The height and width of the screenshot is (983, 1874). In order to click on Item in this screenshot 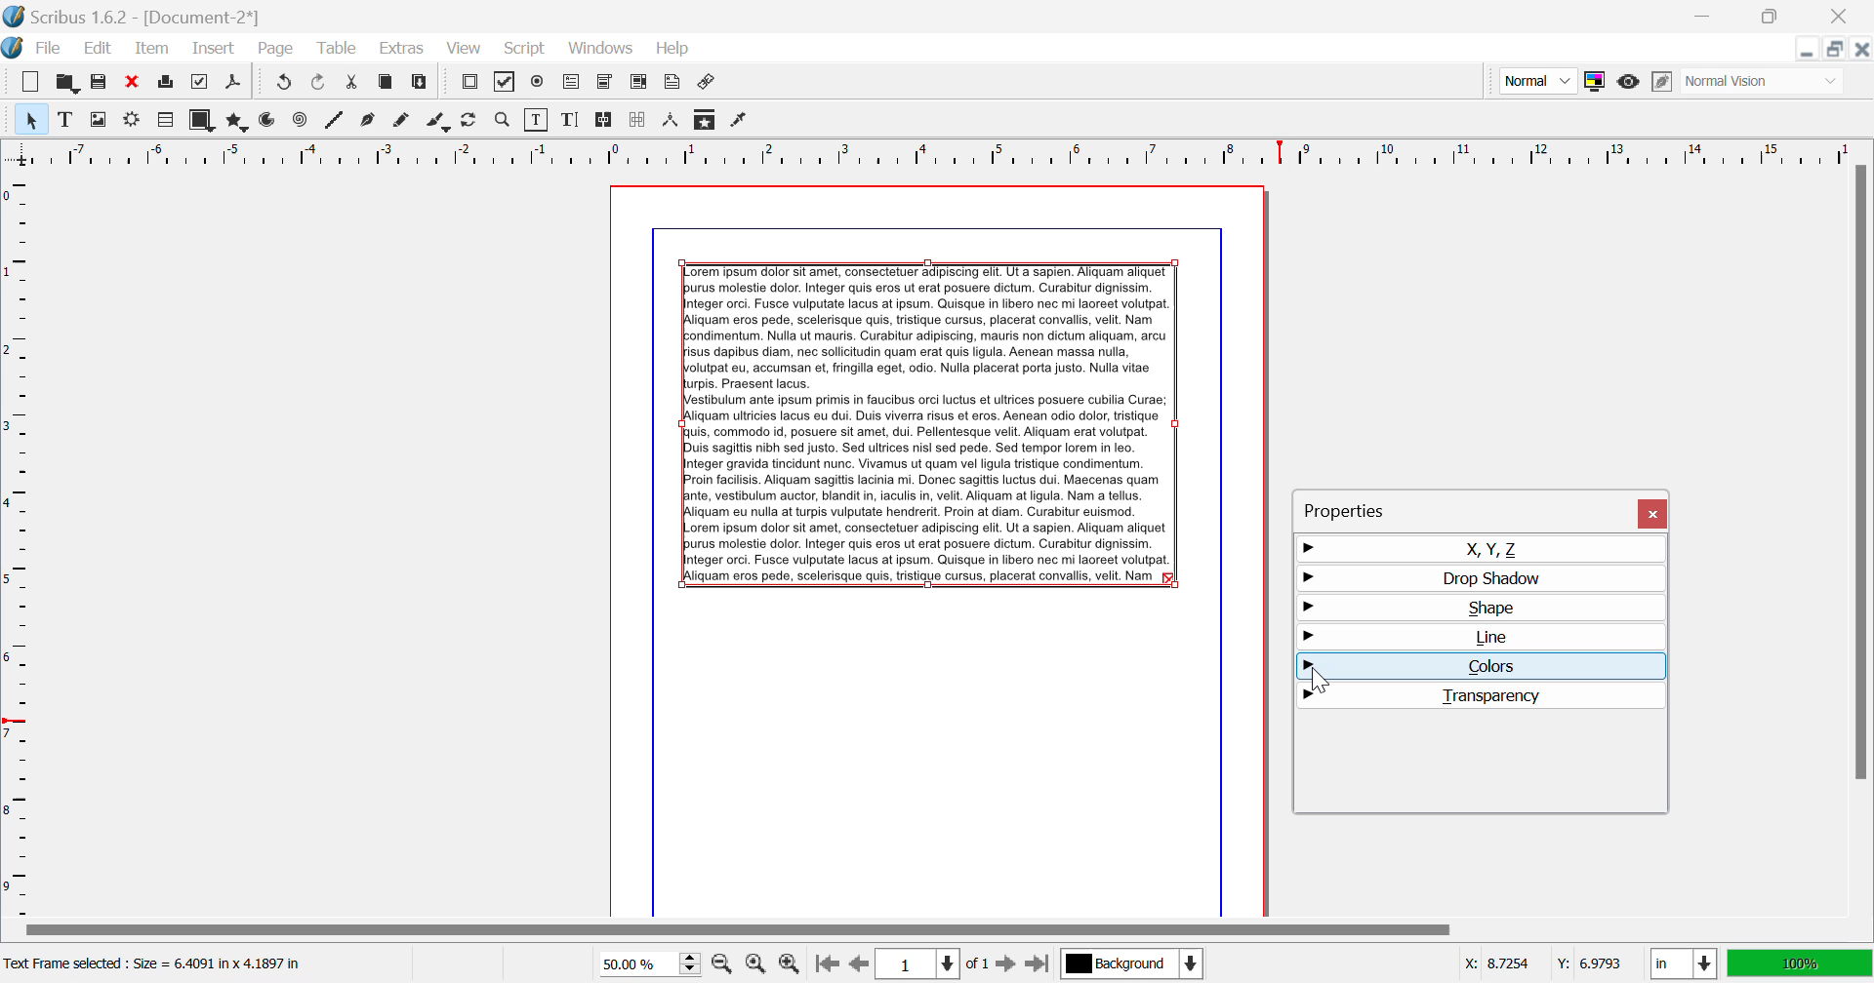, I will do `click(153, 49)`.